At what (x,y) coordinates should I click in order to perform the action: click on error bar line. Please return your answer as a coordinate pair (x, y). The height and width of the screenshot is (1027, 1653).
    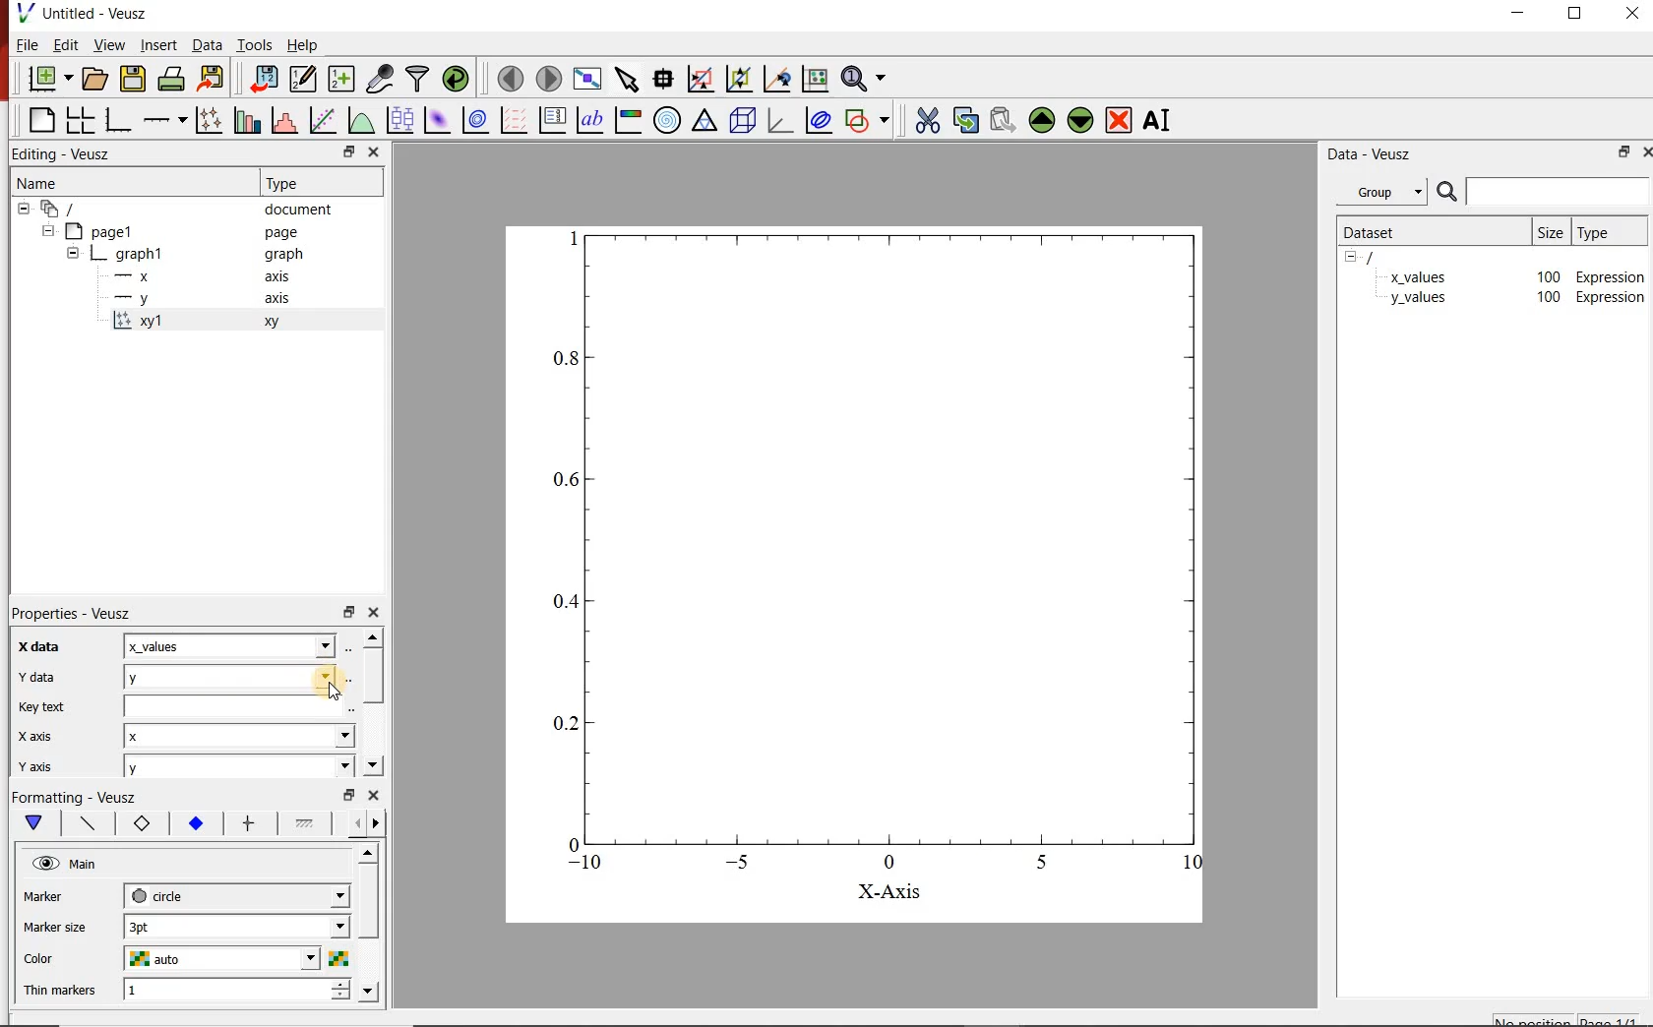
    Looking at the image, I should click on (253, 824).